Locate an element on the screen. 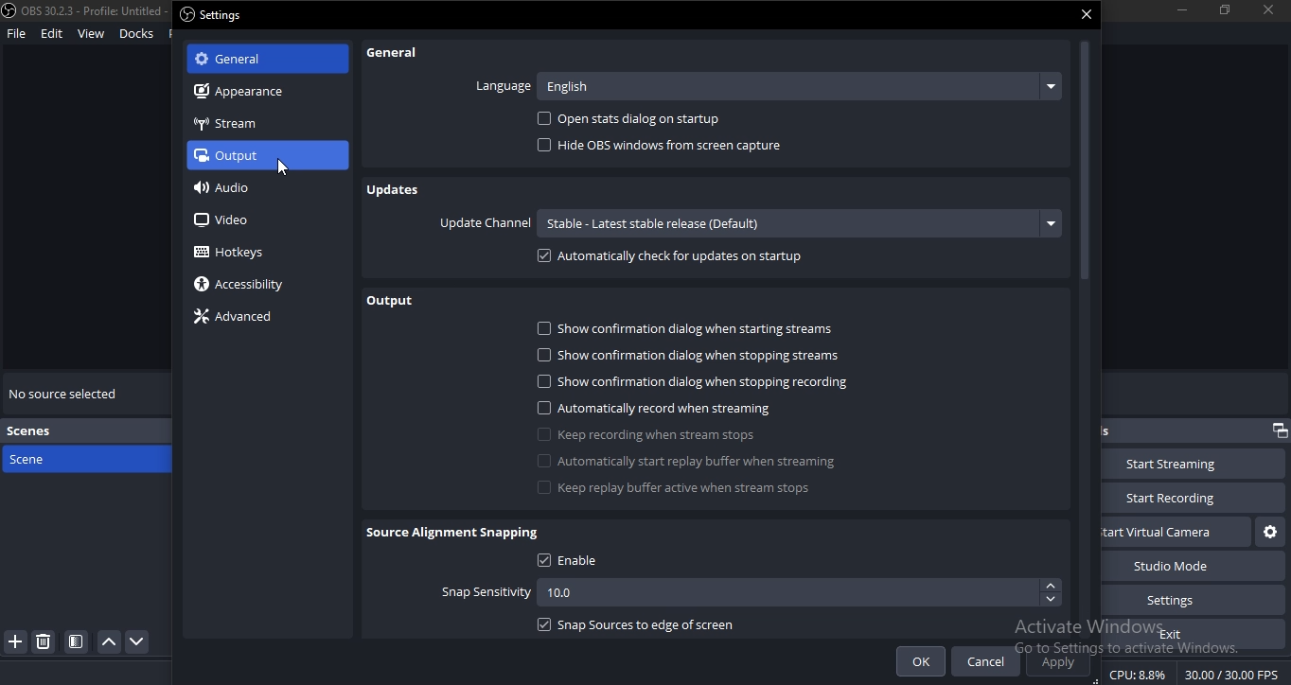 The image size is (1291, 685). file is located at coordinates (16, 35).